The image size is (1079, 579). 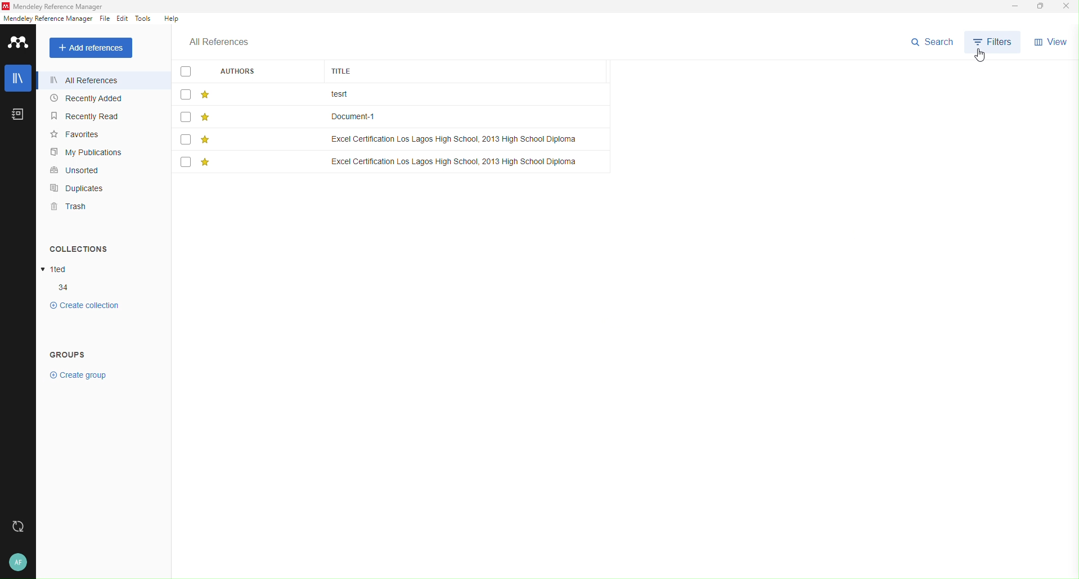 I want to click on Library, so click(x=17, y=78).